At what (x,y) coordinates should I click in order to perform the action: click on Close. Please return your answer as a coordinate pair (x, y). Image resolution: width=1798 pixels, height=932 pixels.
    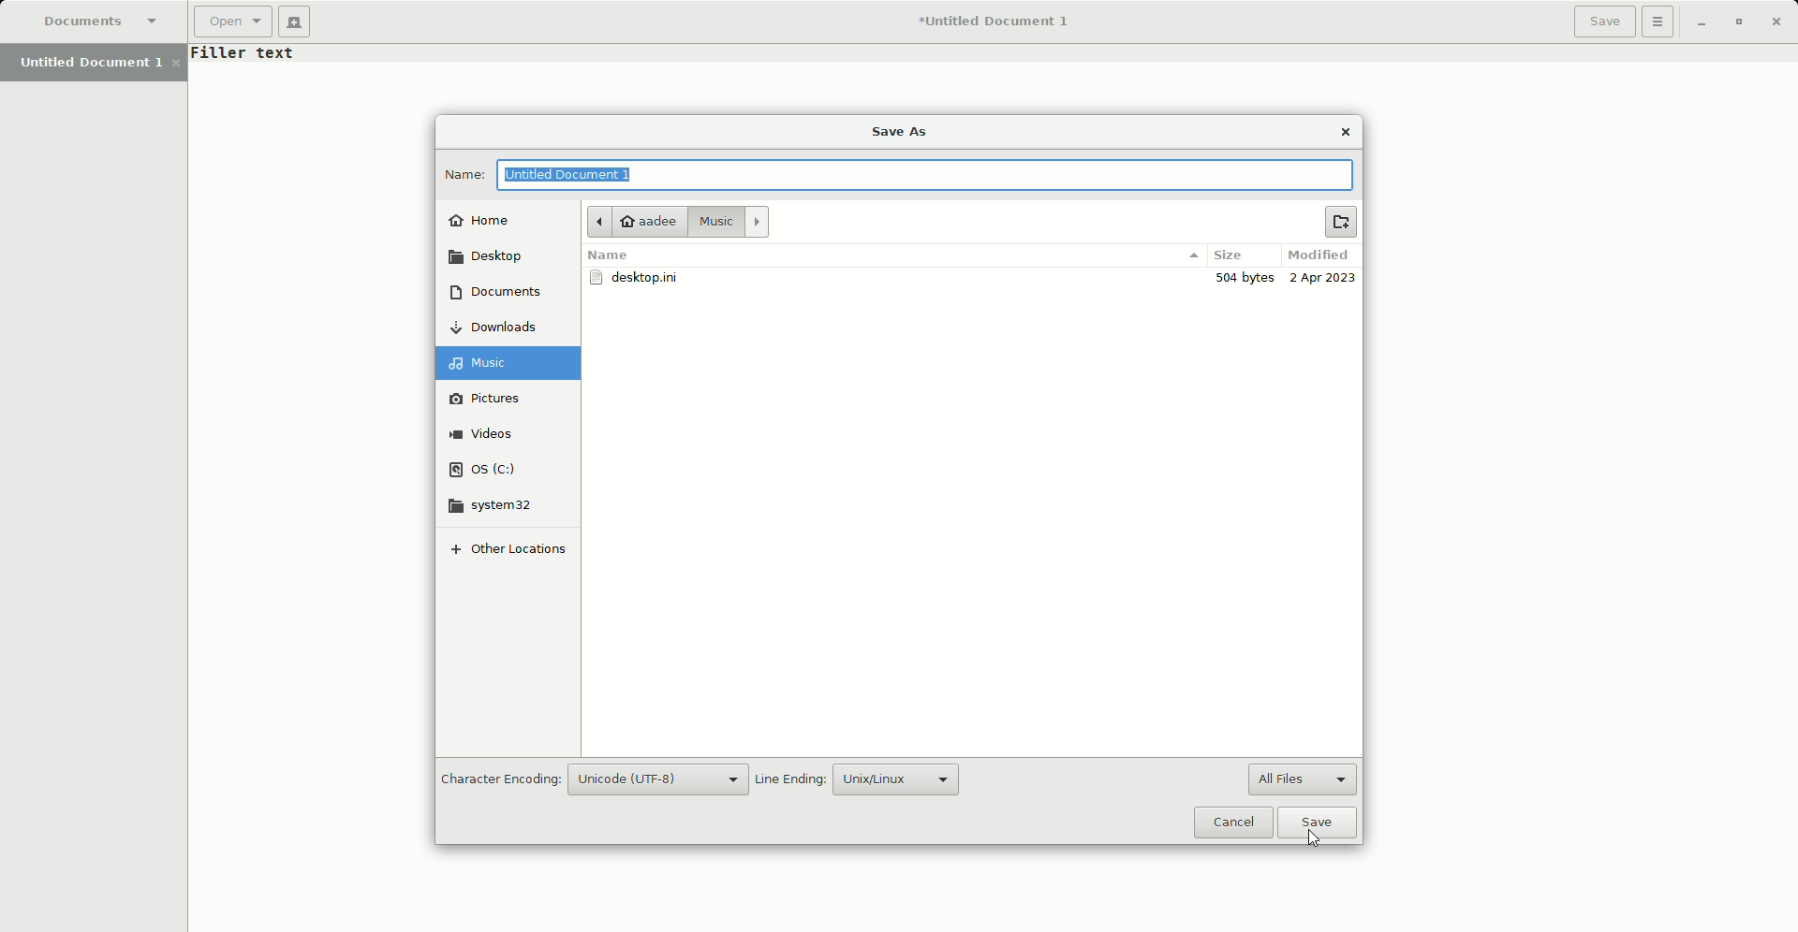
    Looking at the image, I should click on (1780, 23).